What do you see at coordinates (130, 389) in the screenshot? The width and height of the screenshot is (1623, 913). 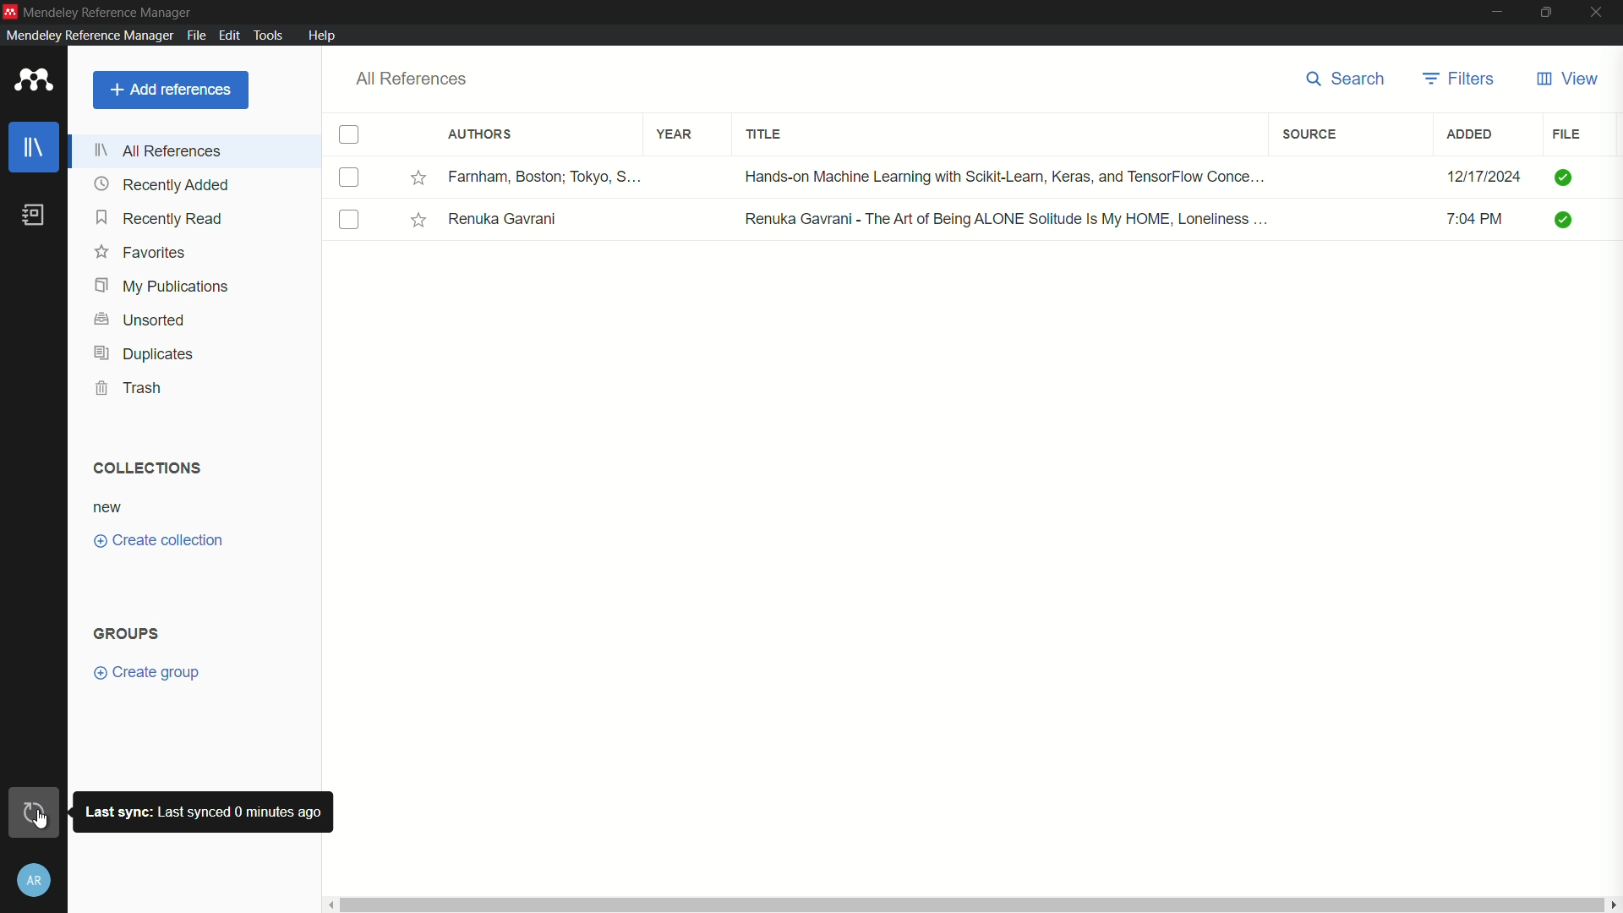 I see `trash` at bounding box center [130, 389].